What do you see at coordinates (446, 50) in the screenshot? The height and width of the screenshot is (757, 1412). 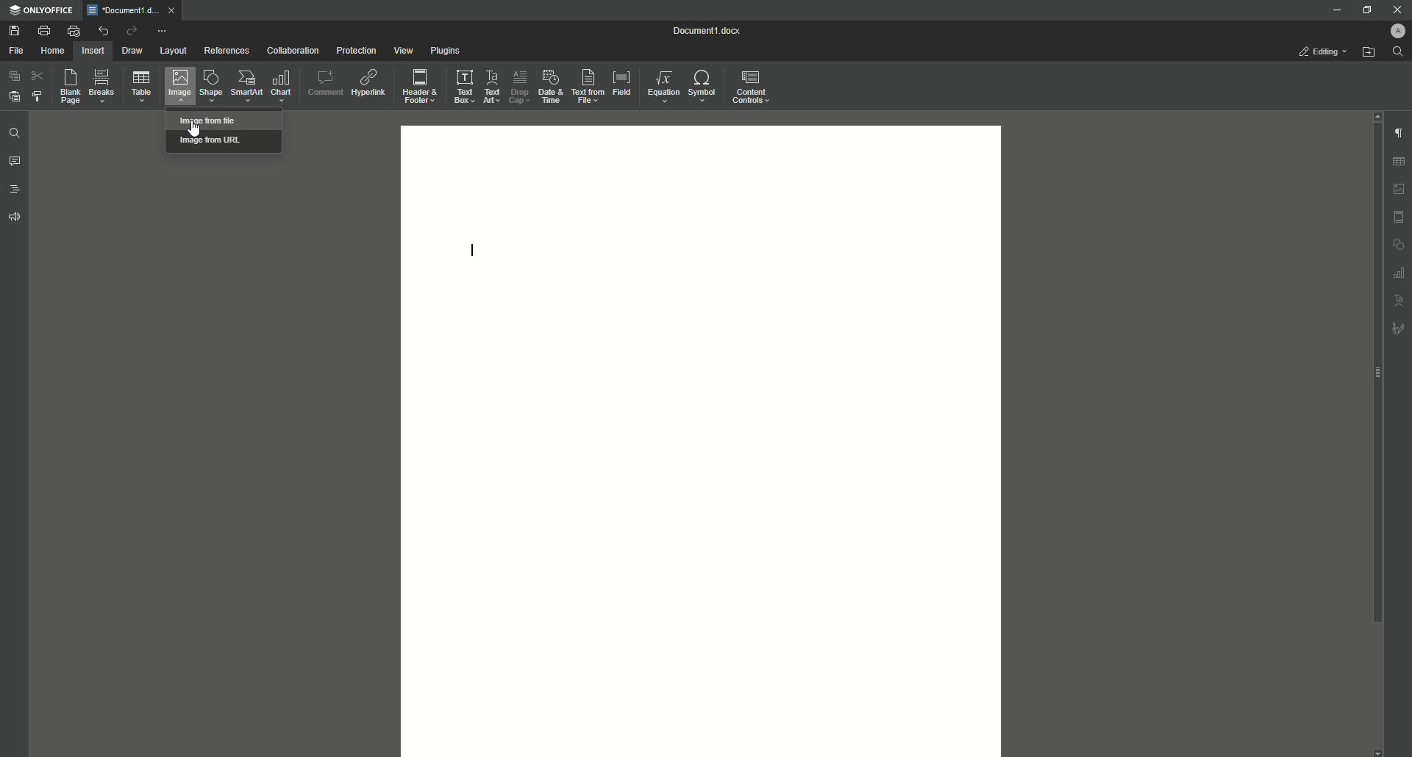 I see `Plugins` at bounding box center [446, 50].